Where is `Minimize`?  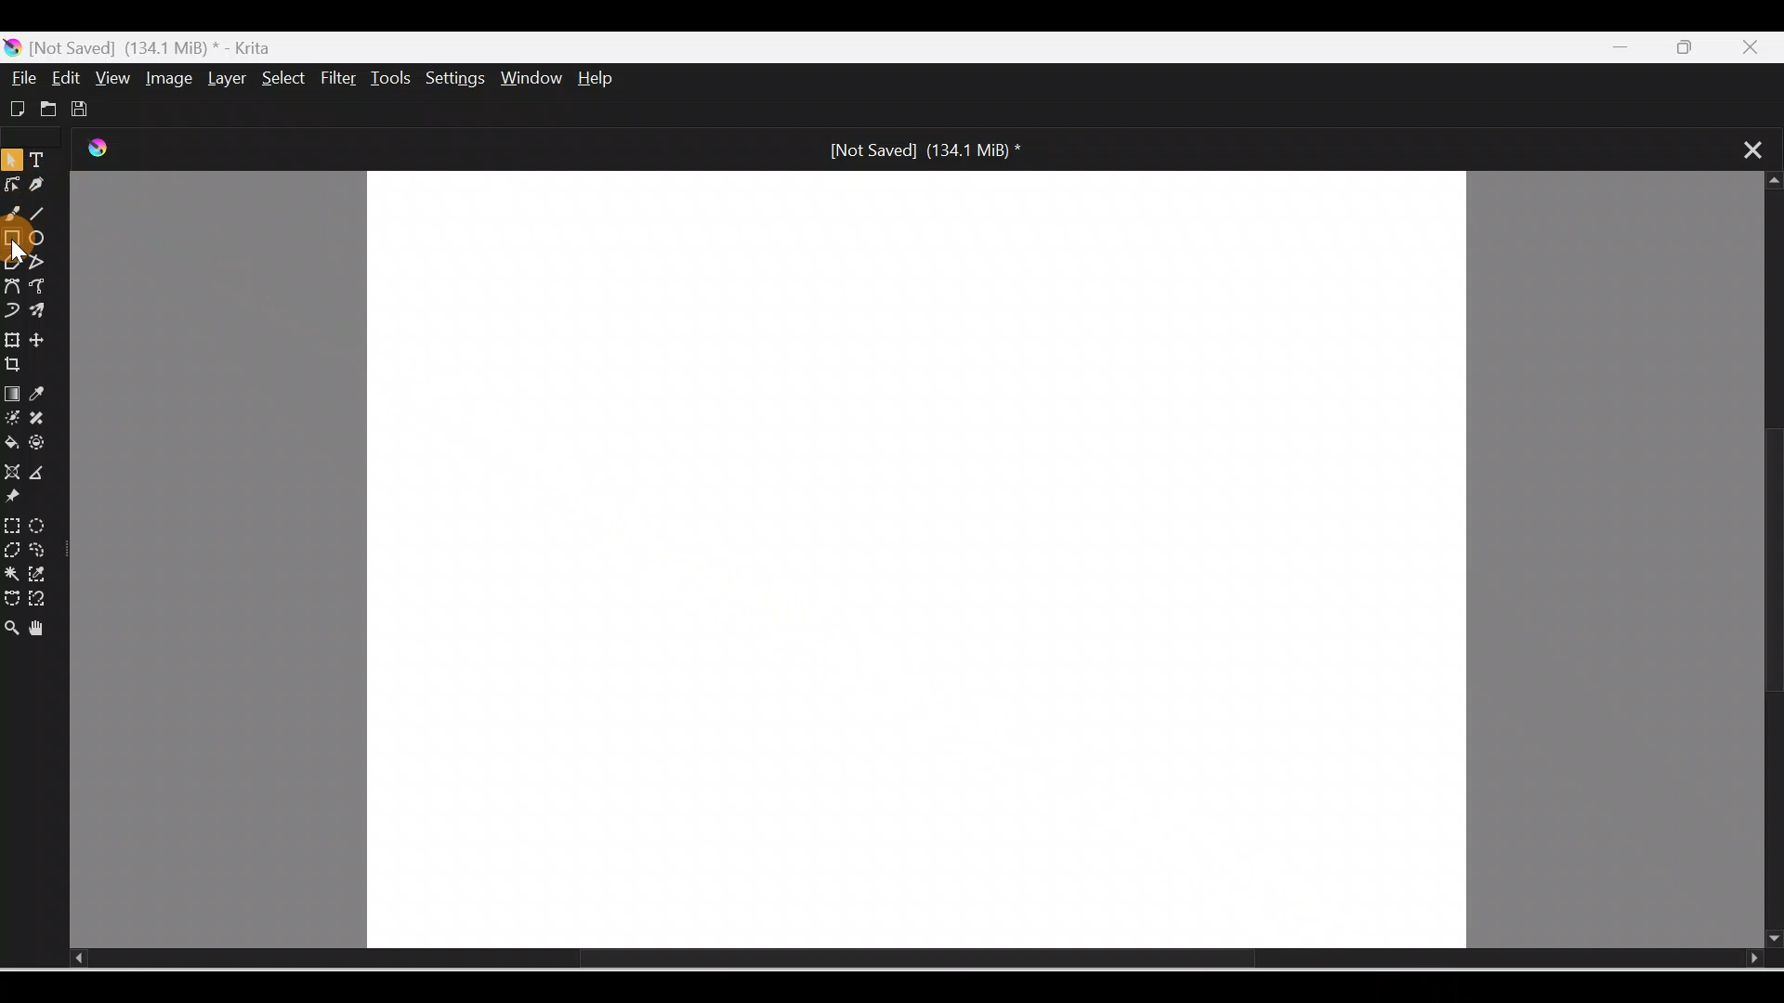 Minimize is located at coordinates (1624, 48).